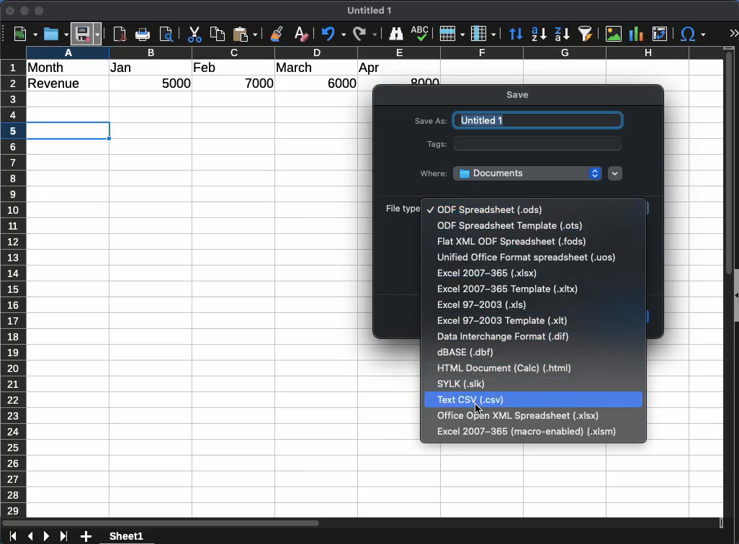  What do you see at coordinates (218, 35) in the screenshot?
I see `copy` at bounding box center [218, 35].